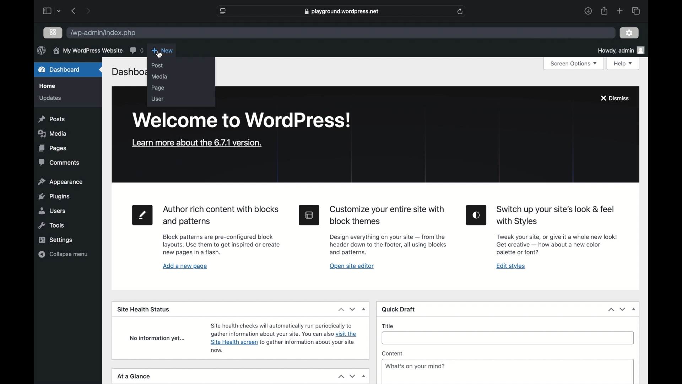 This screenshot has height=384, width=682. I want to click on show tab overview, so click(635, 11).